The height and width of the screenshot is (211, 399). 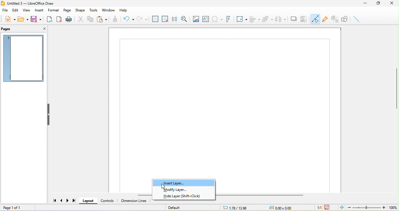 What do you see at coordinates (196, 20) in the screenshot?
I see `image` at bounding box center [196, 20].